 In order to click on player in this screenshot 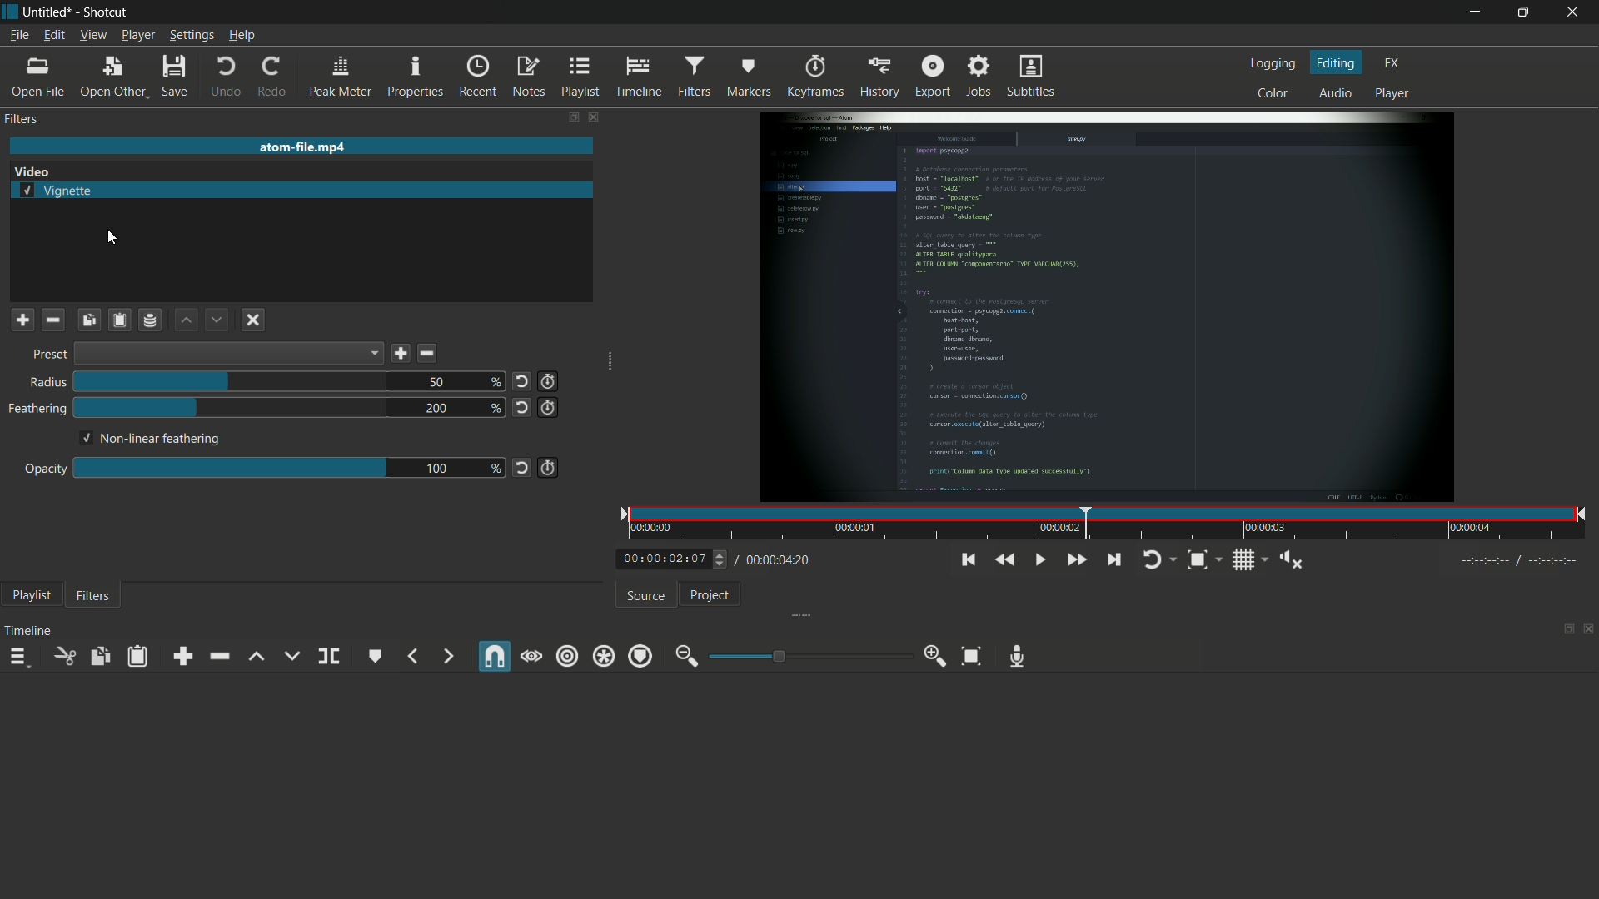, I will do `click(1390, 95)`.